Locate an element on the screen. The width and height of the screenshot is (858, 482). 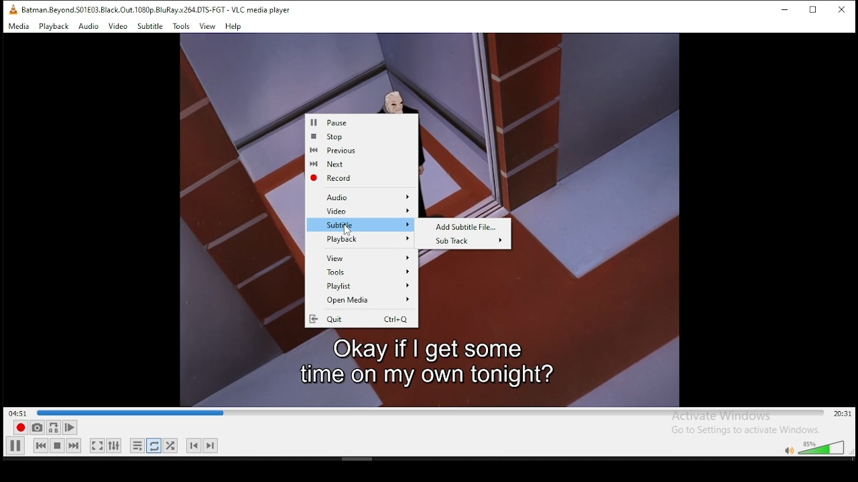
Tools  is located at coordinates (367, 273).